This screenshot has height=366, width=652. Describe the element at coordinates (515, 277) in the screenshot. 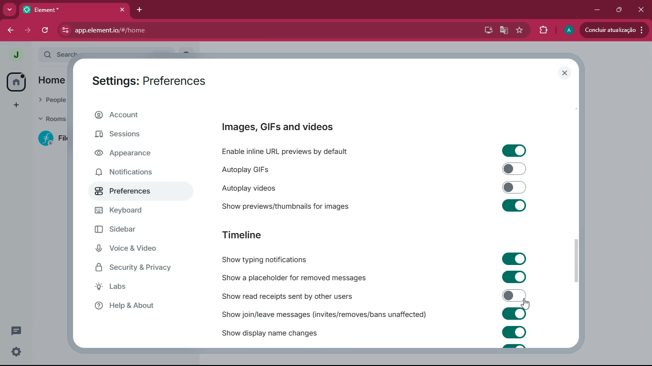

I see `toggle on/off` at that location.